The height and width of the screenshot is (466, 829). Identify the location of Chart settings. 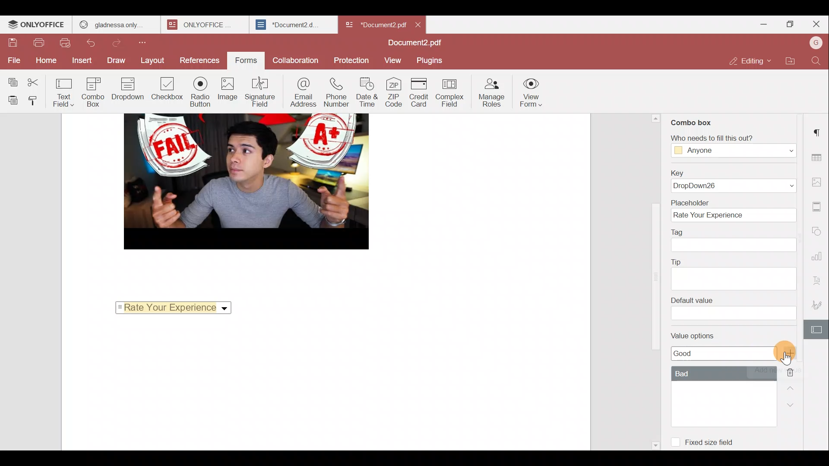
(819, 257).